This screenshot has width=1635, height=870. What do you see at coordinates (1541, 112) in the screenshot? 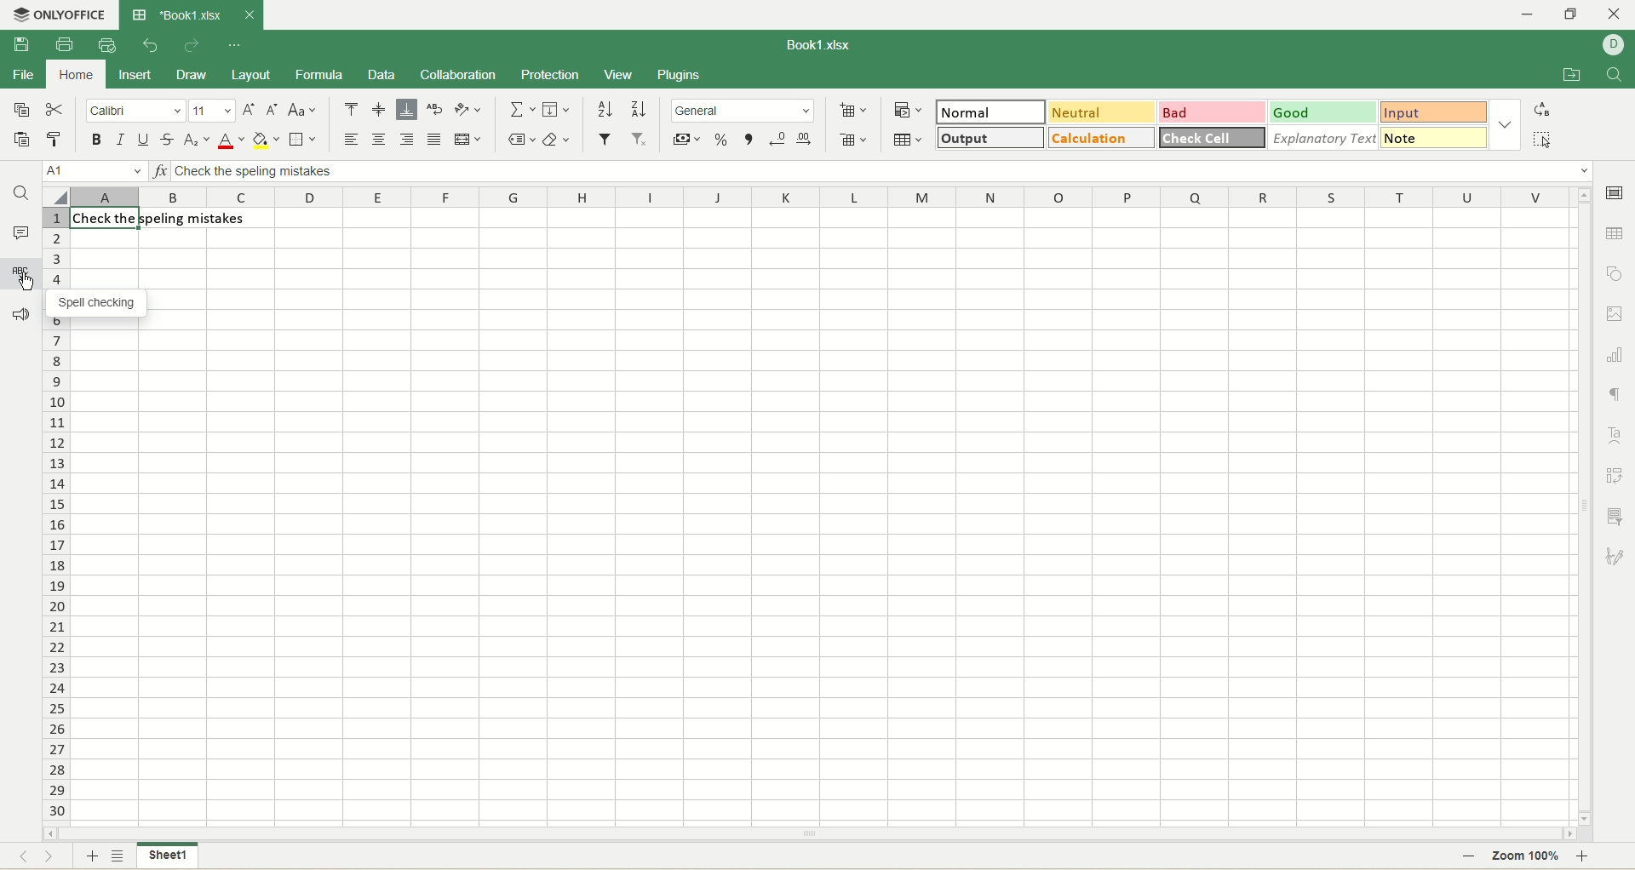
I see `replace` at bounding box center [1541, 112].